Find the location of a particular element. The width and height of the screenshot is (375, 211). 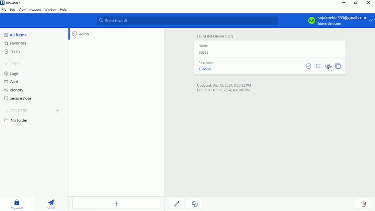

Secure note is located at coordinates (19, 99).